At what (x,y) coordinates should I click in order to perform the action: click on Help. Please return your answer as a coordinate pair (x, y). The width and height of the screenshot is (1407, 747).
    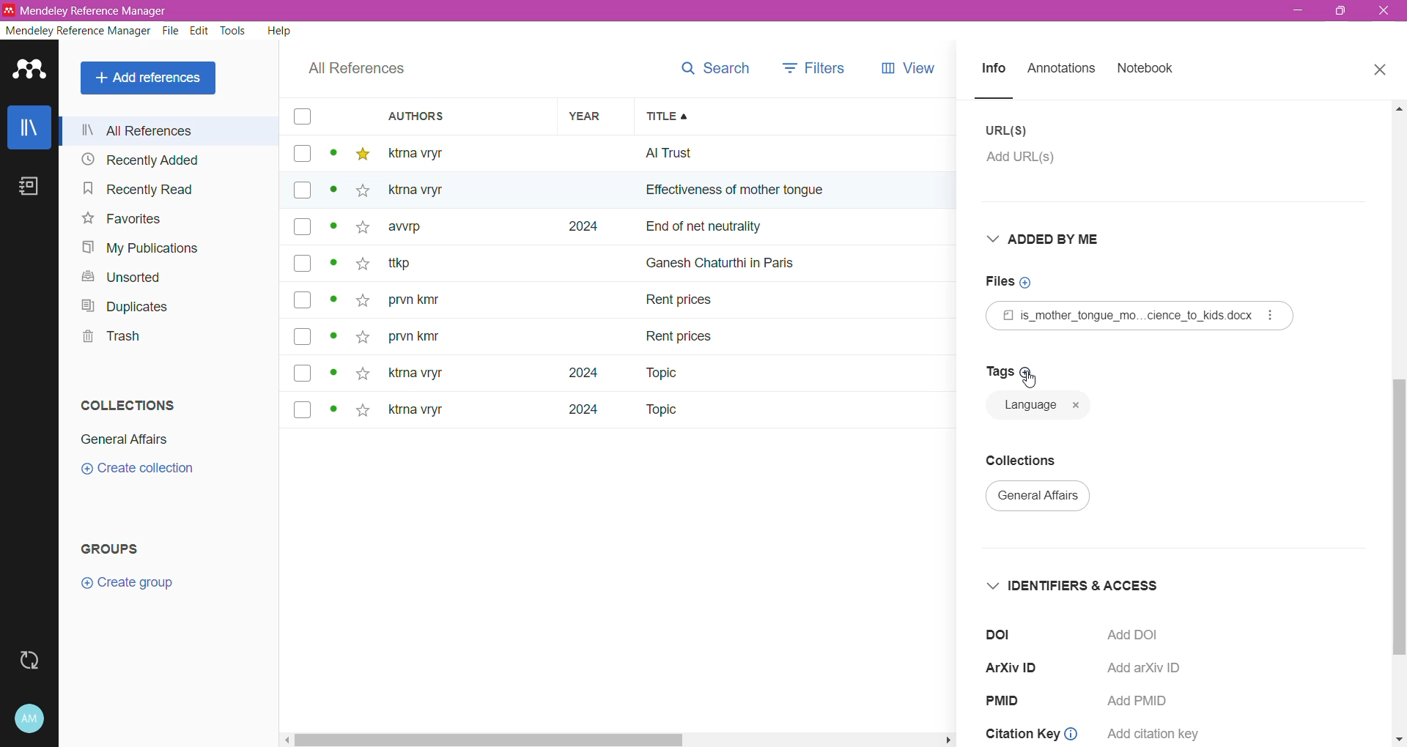
    Looking at the image, I should click on (280, 30).